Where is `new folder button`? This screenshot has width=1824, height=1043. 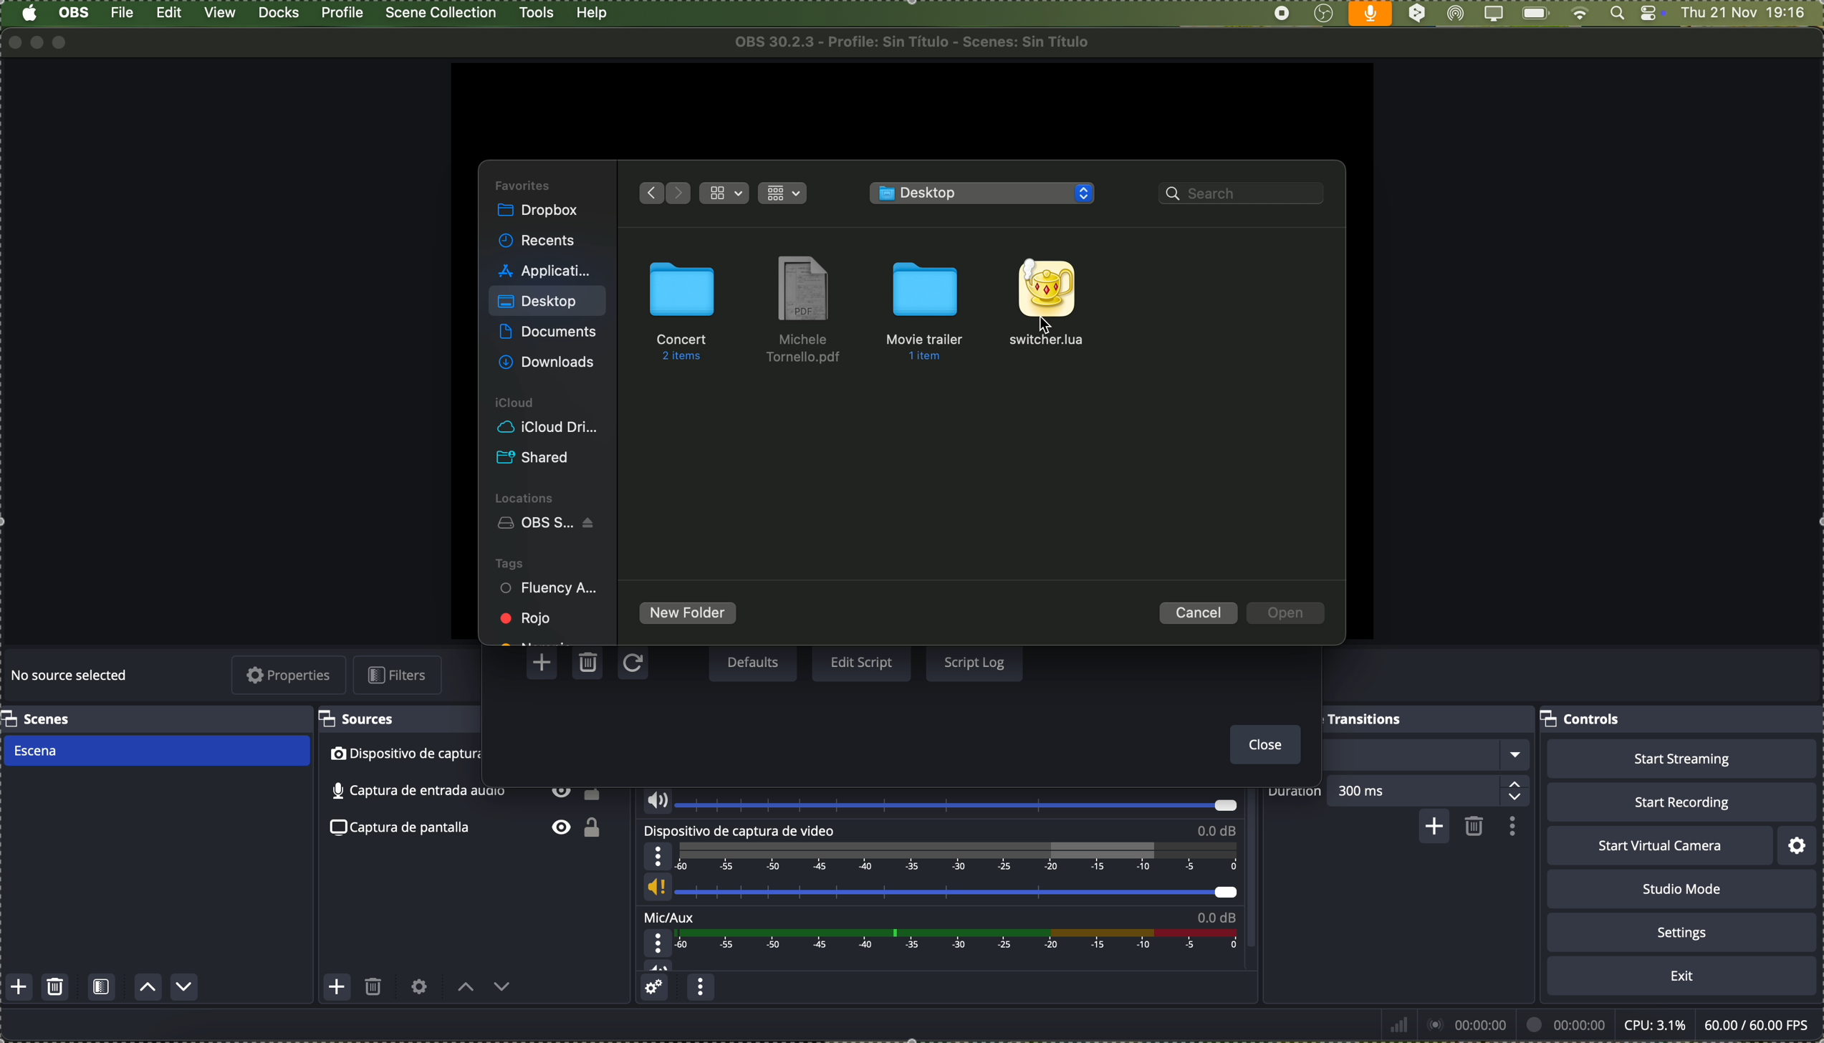
new folder button is located at coordinates (688, 615).